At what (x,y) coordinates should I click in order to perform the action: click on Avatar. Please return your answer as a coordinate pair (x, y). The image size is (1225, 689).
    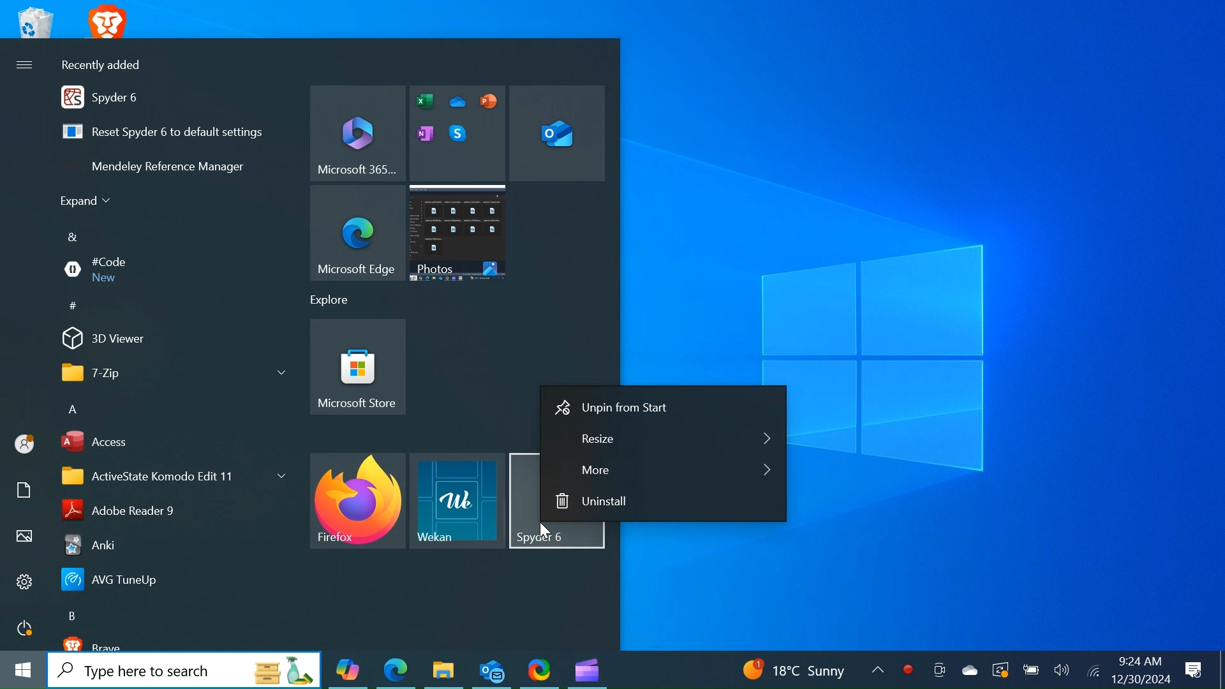
    Looking at the image, I should click on (26, 446).